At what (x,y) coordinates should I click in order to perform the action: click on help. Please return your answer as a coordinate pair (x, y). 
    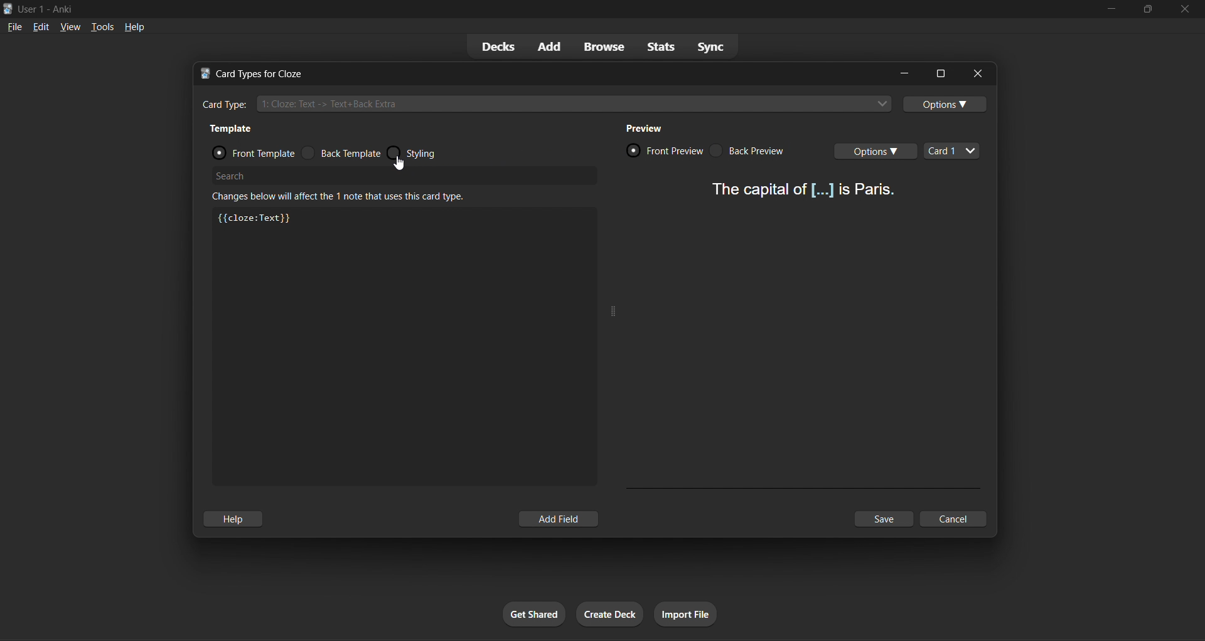
    Looking at the image, I should click on (234, 519).